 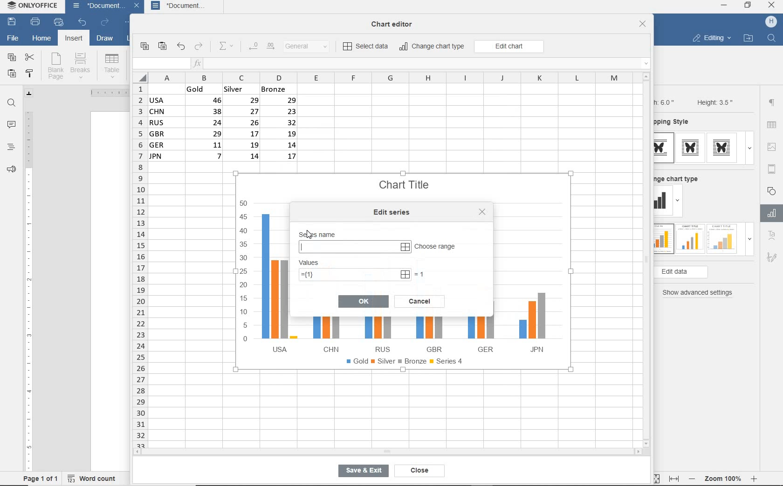 What do you see at coordinates (227, 125) in the screenshot?
I see `data` at bounding box center [227, 125].